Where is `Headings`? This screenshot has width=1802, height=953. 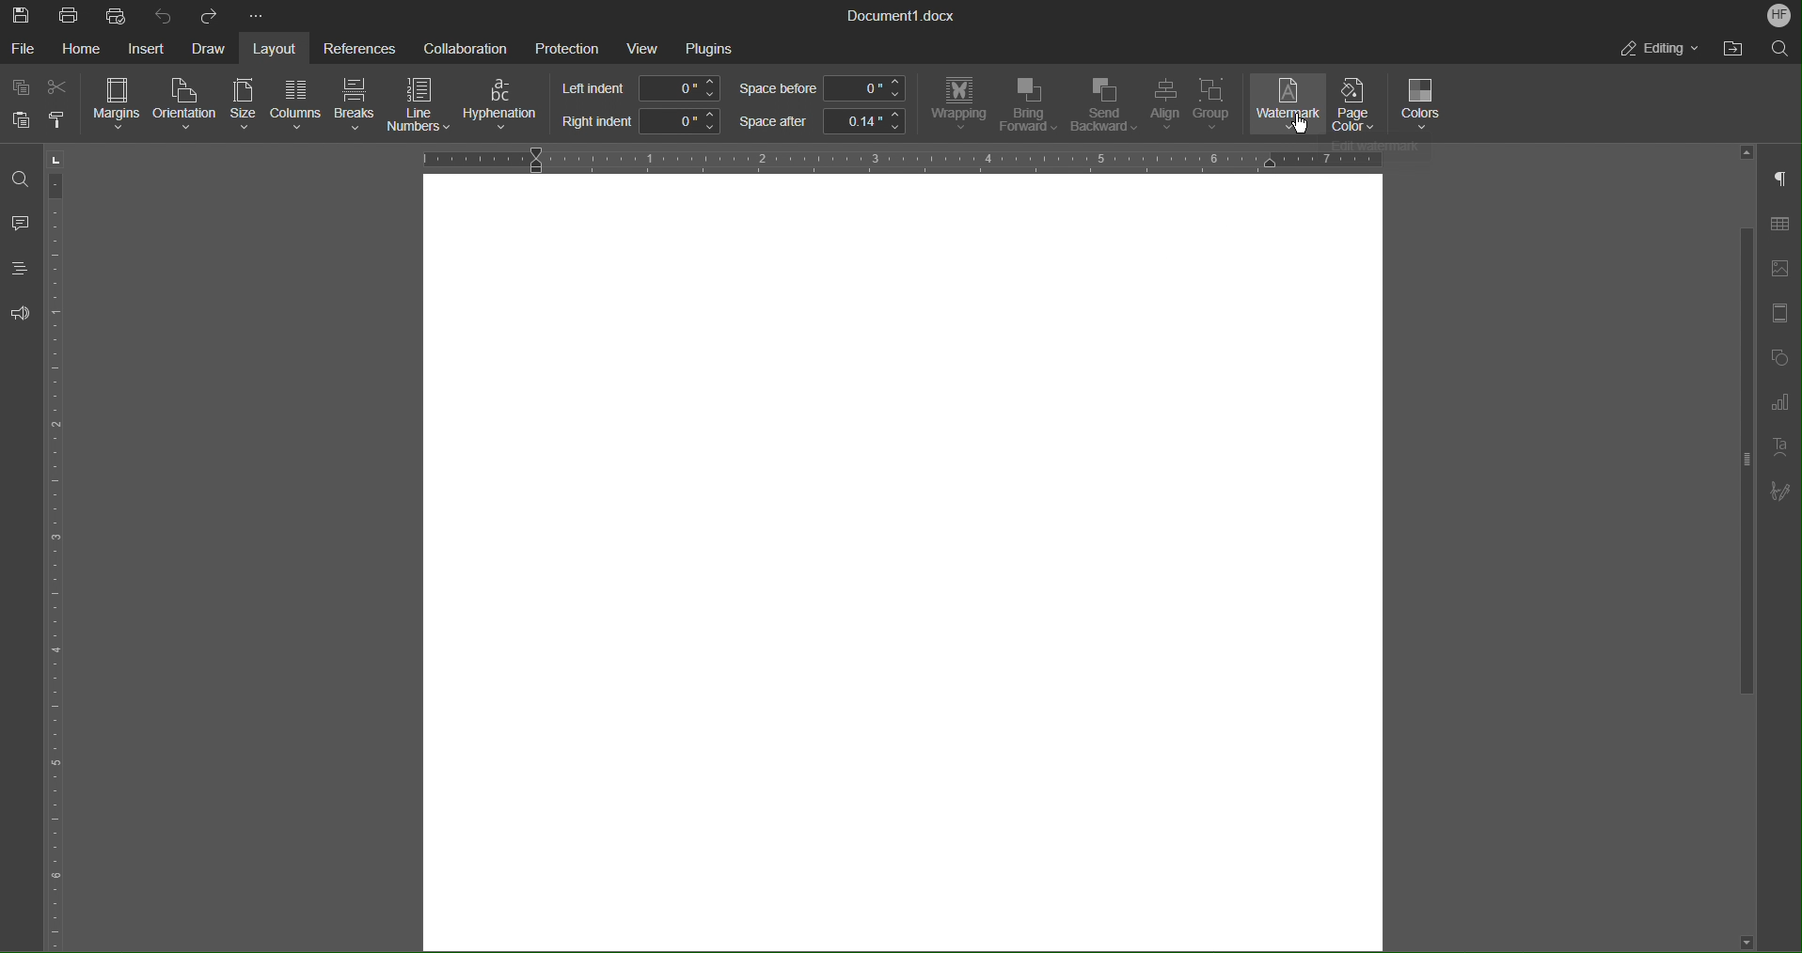 Headings is located at coordinates (19, 268).